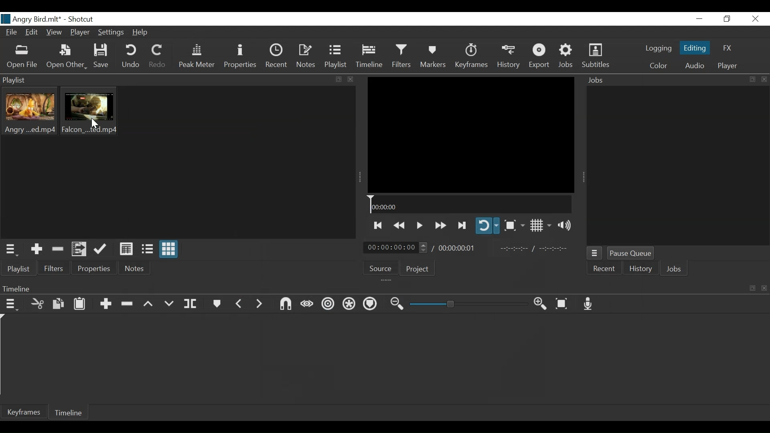 The image size is (770, 433). What do you see at coordinates (632, 254) in the screenshot?
I see `Pause Queue` at bounding box center [632, 254].